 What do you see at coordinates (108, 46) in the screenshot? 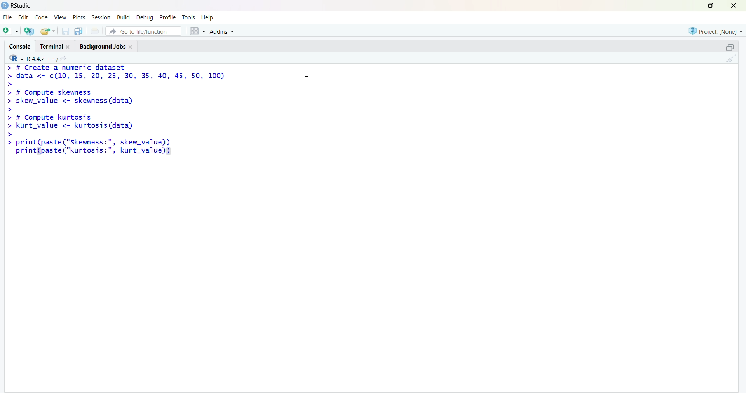
I see `Background Jobs` at bounding box center [108, 46].